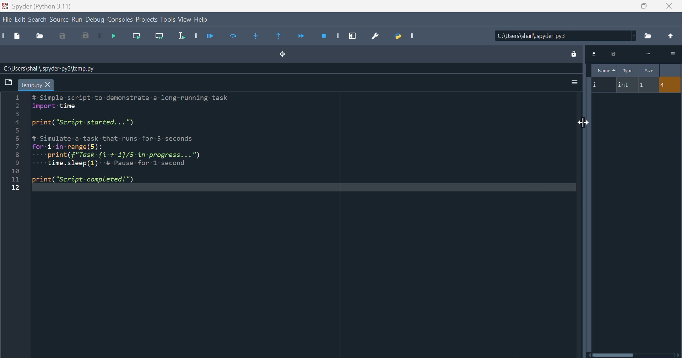 The height and width of the screenshot is (358, 682). Describe the element at coordinates (139, 142) in the screenshot. I see `code` at that location.